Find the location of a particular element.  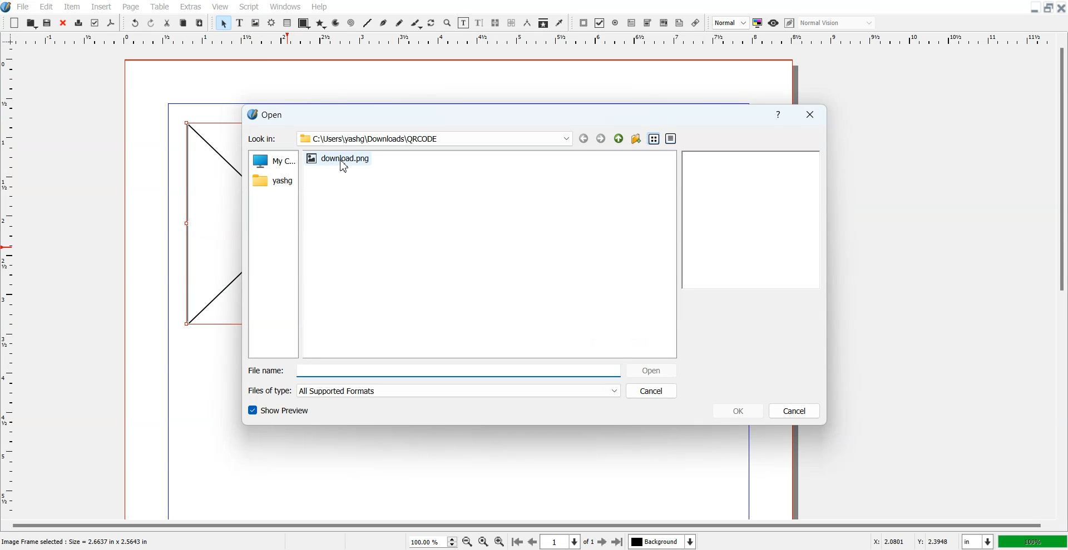

Text Frame is located at coordinates (239, 23).